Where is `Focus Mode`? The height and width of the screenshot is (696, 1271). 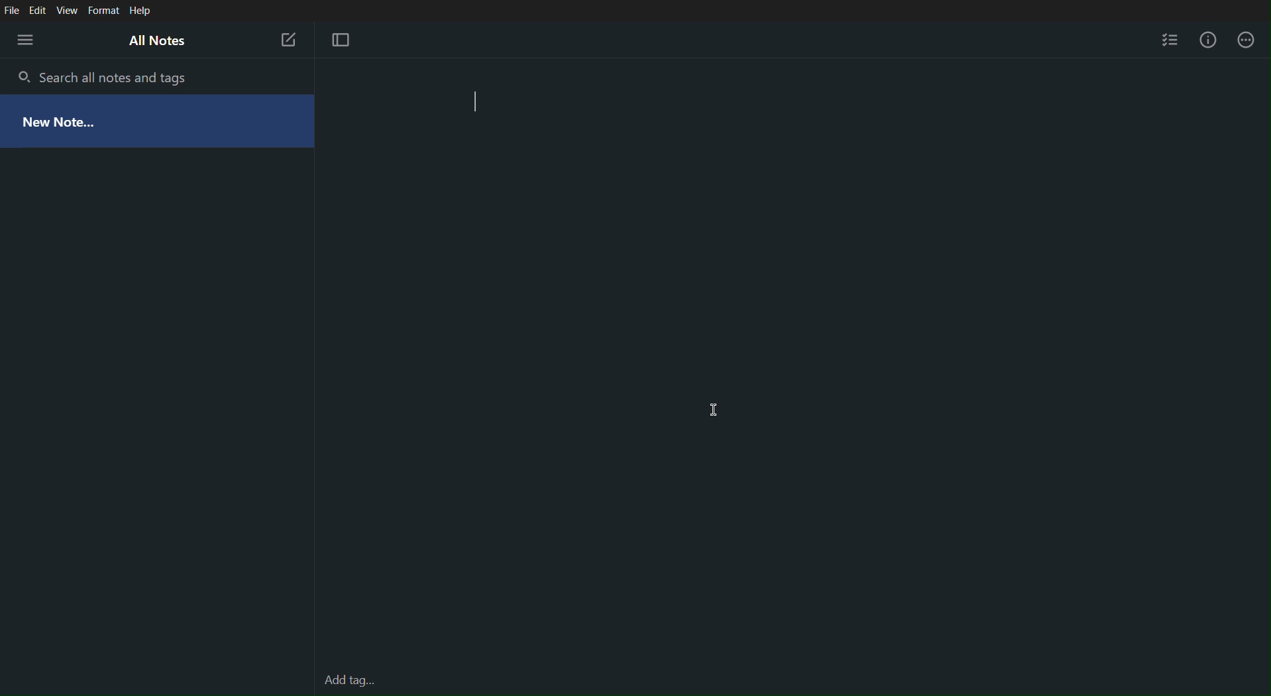
Focus Mode is located at coordinates (339, 39).